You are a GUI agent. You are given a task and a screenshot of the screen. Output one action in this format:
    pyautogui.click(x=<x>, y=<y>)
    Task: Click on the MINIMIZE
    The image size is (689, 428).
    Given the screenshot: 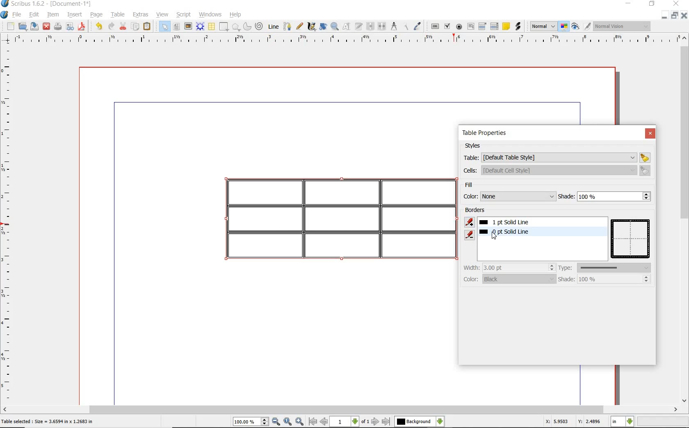 What is the action you would take?
    pyautogui.click(x=628, y=4)
    